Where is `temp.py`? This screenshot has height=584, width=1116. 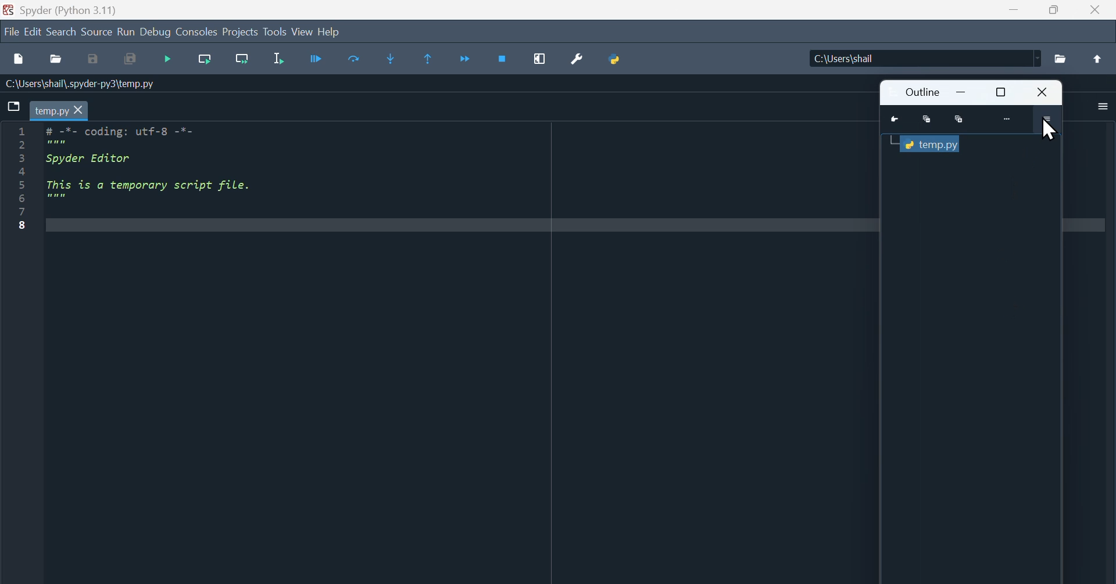
temp.py is located at coordinates (59, 110).